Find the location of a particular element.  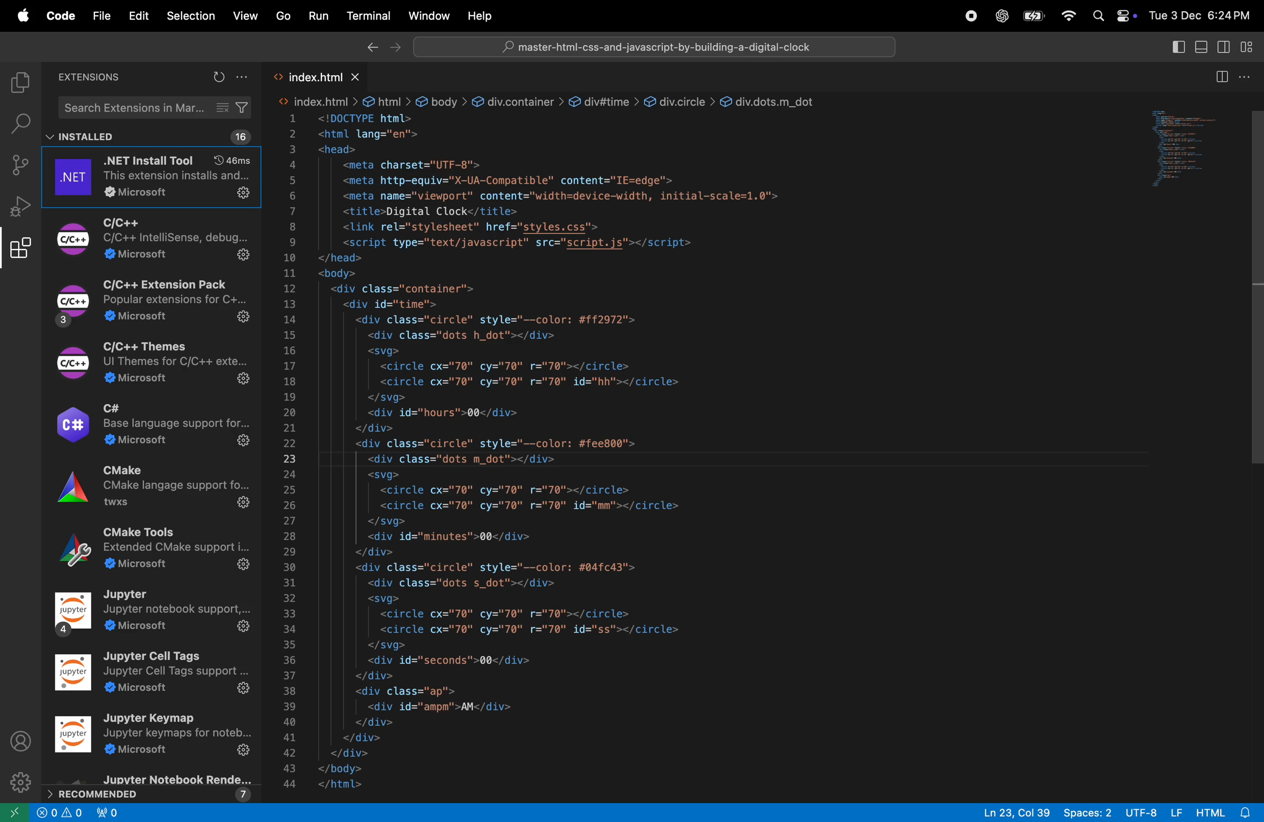

source control is located at coordinates (18, 163).